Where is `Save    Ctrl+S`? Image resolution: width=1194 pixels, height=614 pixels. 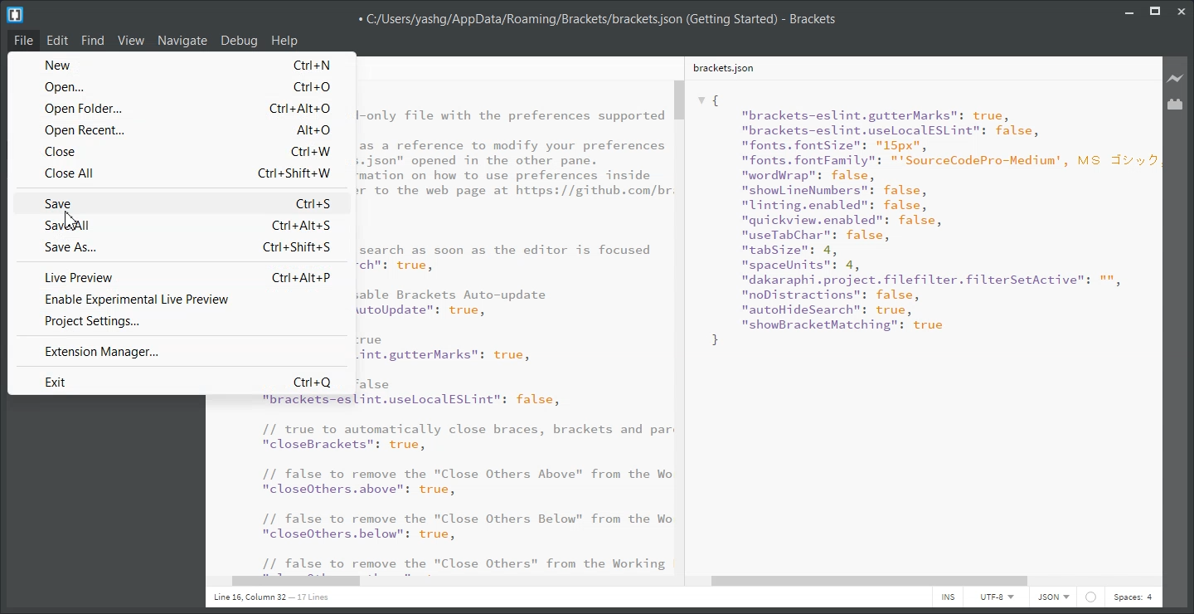
Save    Ctrl+S is located at coordinates (182, 203).